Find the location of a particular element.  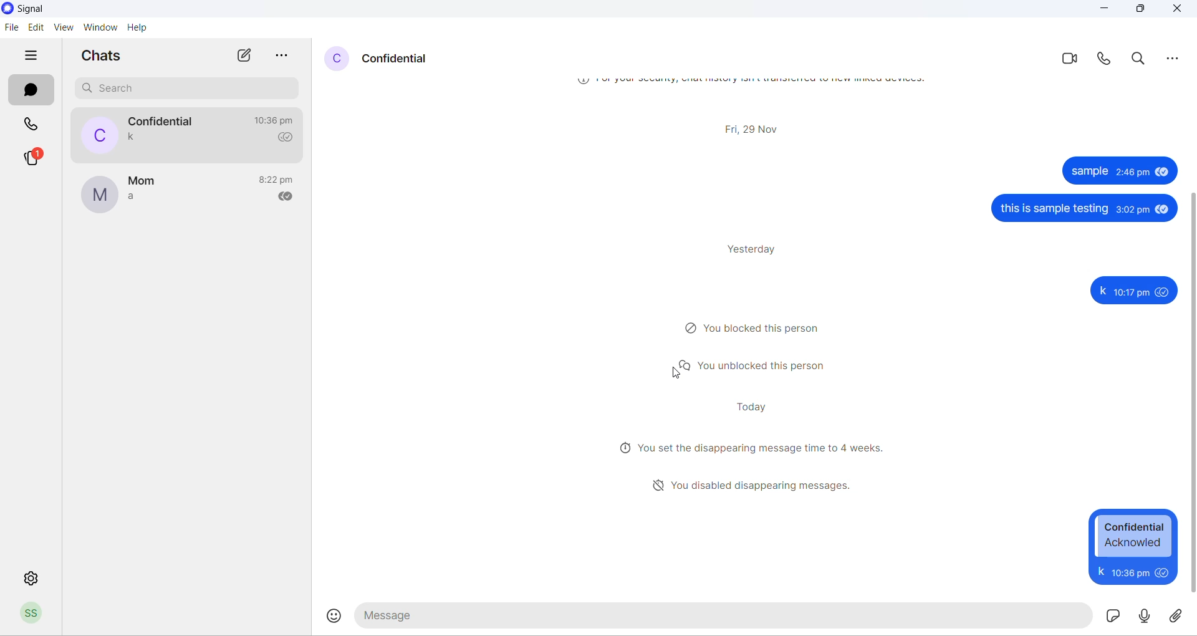

search in messages is located at coordinates (1140, 58).